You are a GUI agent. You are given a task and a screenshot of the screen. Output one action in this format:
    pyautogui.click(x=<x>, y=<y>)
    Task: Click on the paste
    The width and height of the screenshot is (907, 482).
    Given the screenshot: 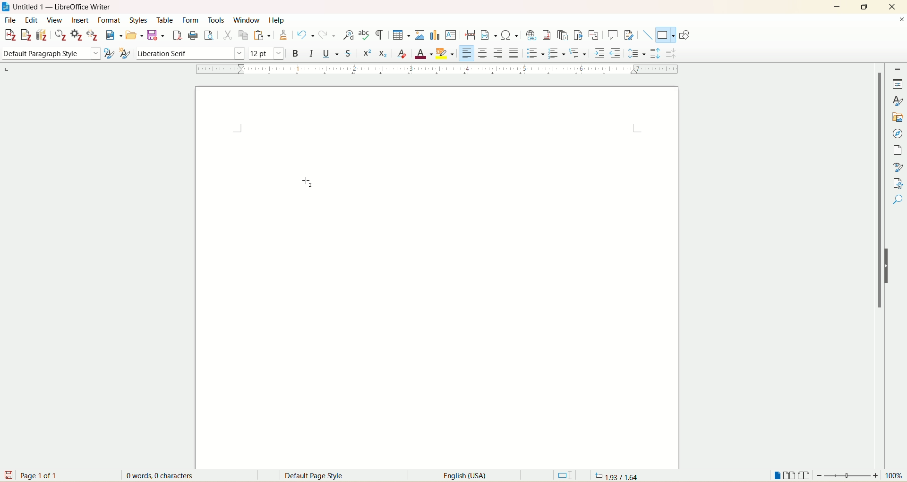 What is the action you would take?
    pyautogui.click(x=262, y=35)
    